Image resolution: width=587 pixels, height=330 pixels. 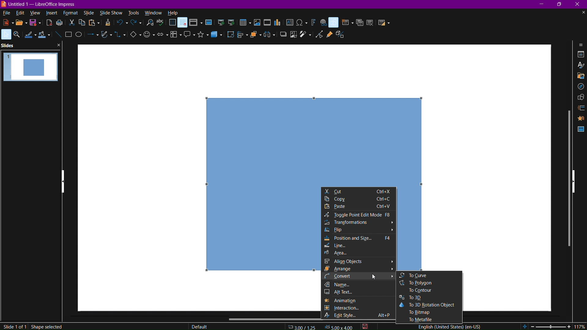 I want to click on Insert Table, so click(x=245, y=23).